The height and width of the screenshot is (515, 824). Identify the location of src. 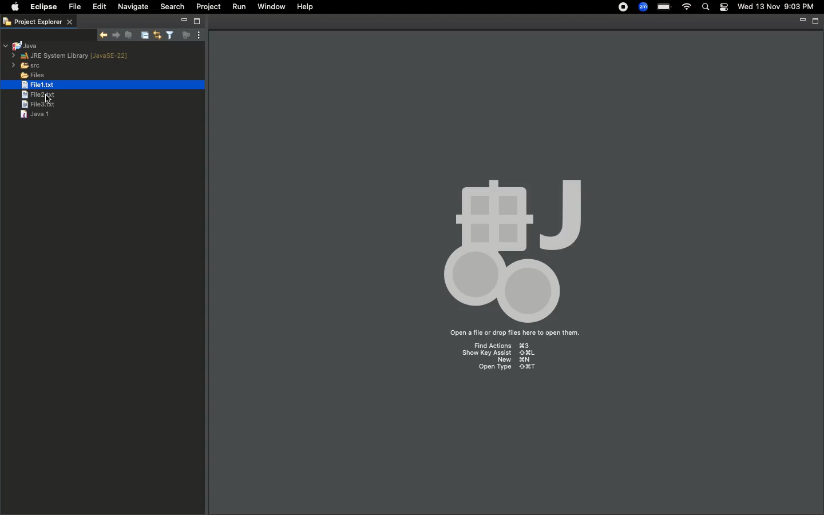
(26, 65).